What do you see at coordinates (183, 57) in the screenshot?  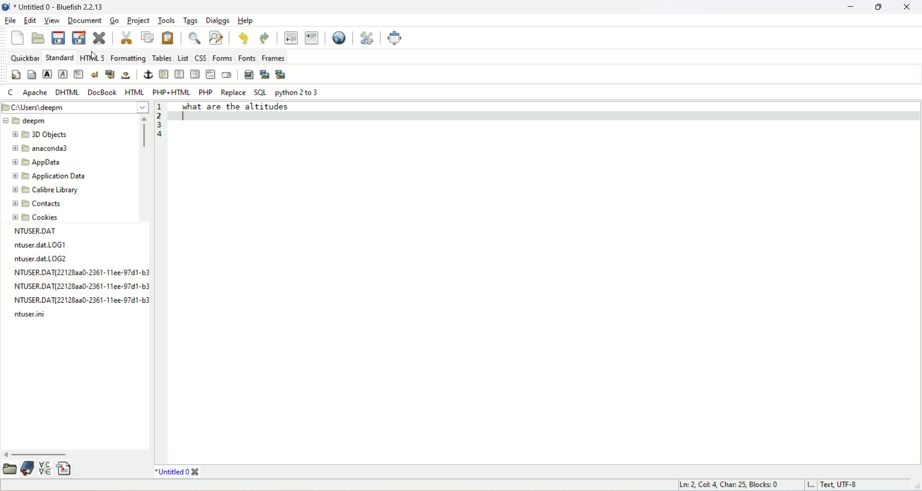 I see `list` at bounding box center [183, 57].